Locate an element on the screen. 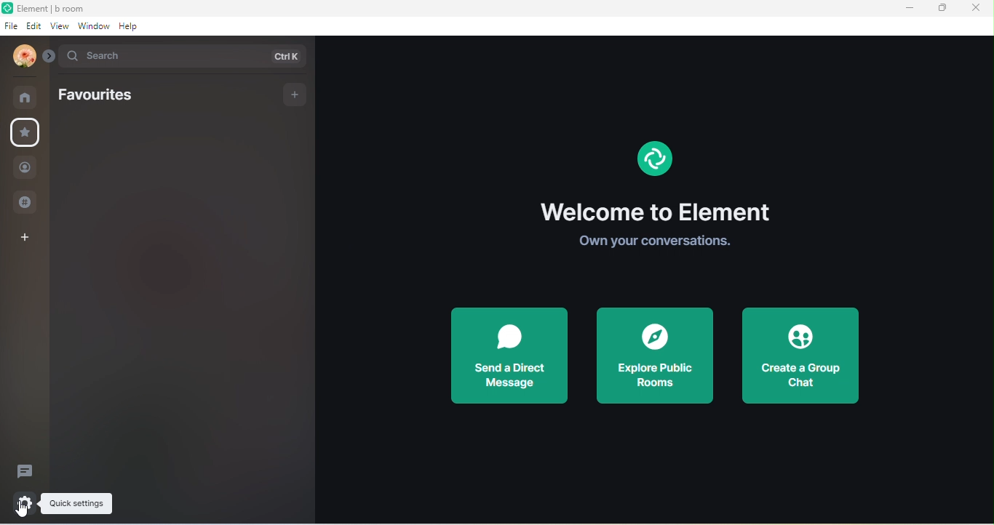 The width and height of the screenshot is (994, 525). explore public rooms is located at coordinates (656, 356).